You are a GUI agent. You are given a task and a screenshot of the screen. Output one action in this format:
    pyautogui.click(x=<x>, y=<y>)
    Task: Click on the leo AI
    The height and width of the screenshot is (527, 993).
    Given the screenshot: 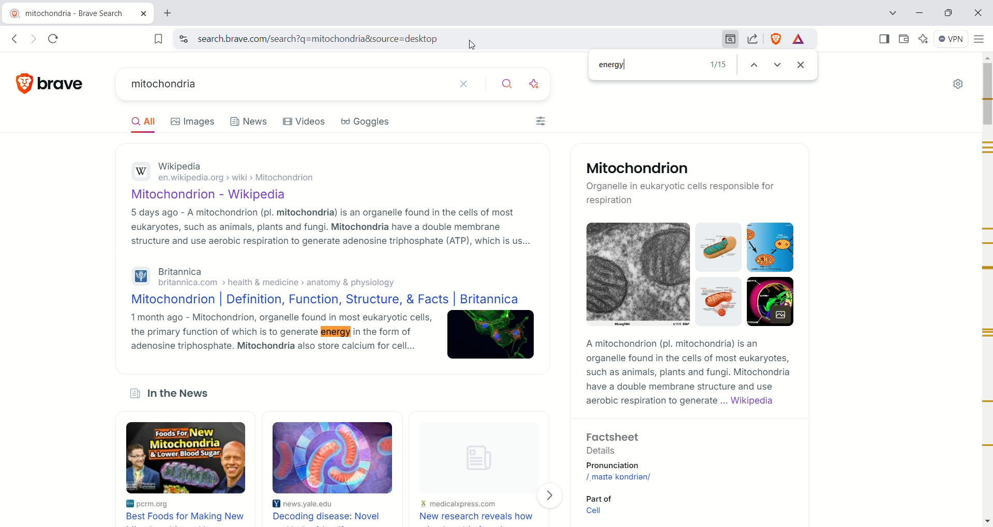 What is the action you would take?
    pyautogui.click(x=924, y=40)
    